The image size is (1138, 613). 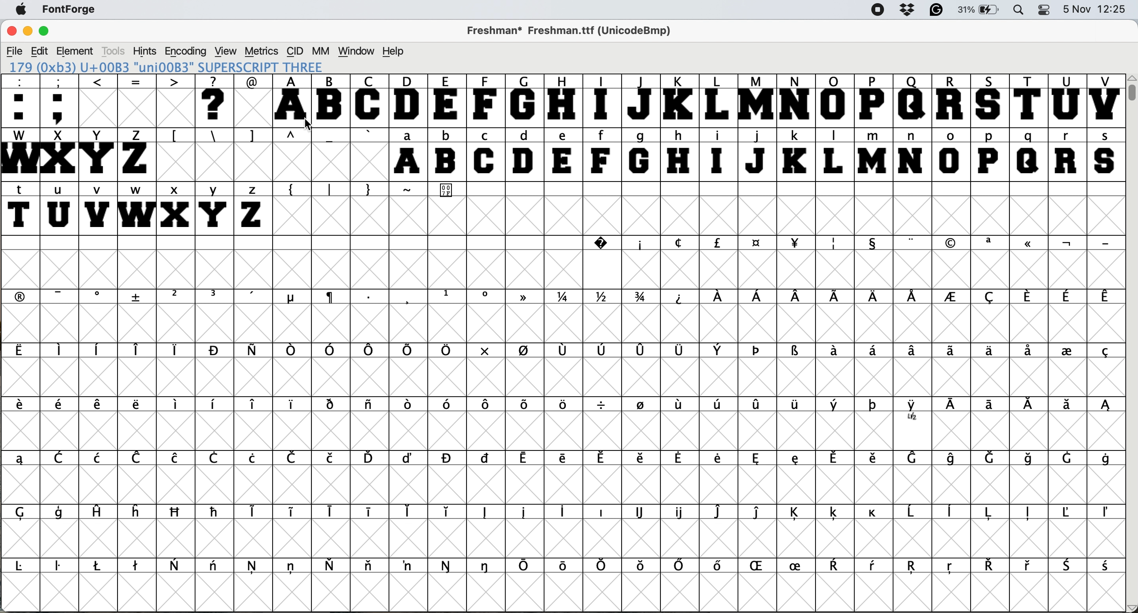 What do you see at coordinates (291, 352) in the screenshot?
I see `symbol` at bounding box center [291, 352].